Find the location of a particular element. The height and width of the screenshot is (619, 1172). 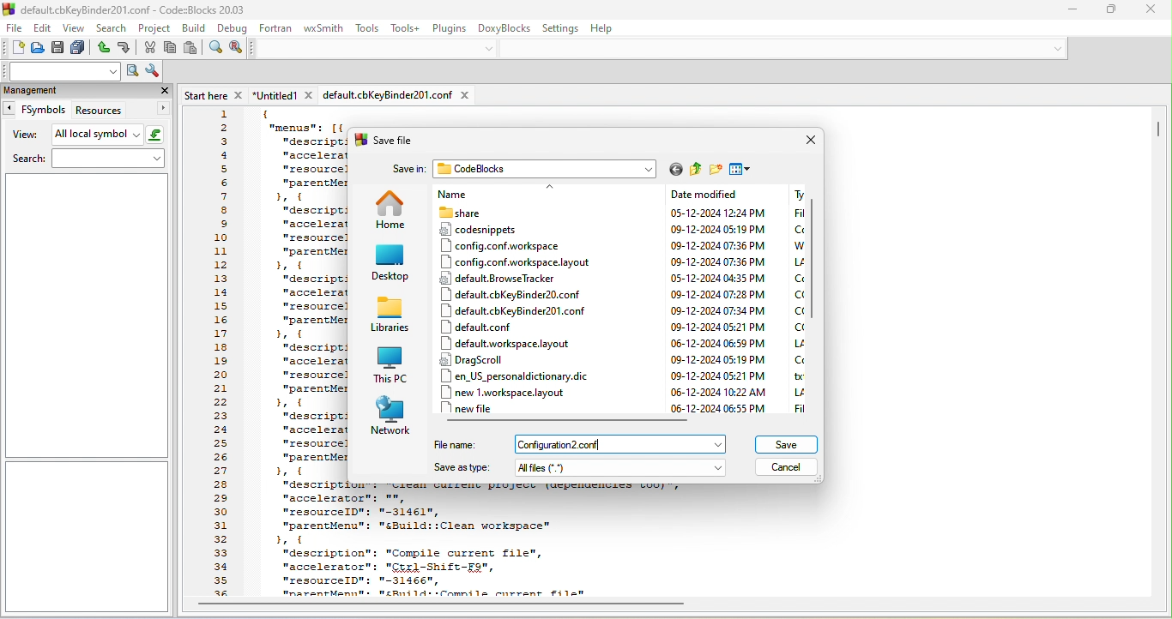

untitled1 is located at coordinates (283, 94).